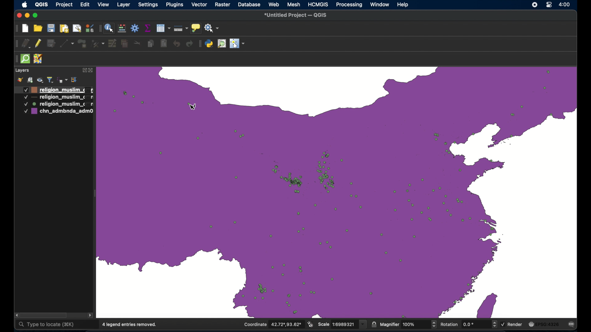 The height and width of the screenshot is (332, 591). I want to click on view, so click(104, 4).